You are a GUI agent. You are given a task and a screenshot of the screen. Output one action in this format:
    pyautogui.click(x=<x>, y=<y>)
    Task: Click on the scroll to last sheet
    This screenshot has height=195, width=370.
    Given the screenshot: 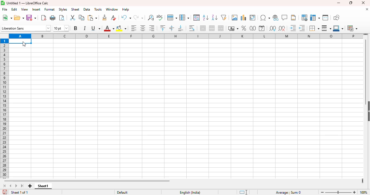 What is the action you would take?
    pyautogui.click(x=22, y=186)
    